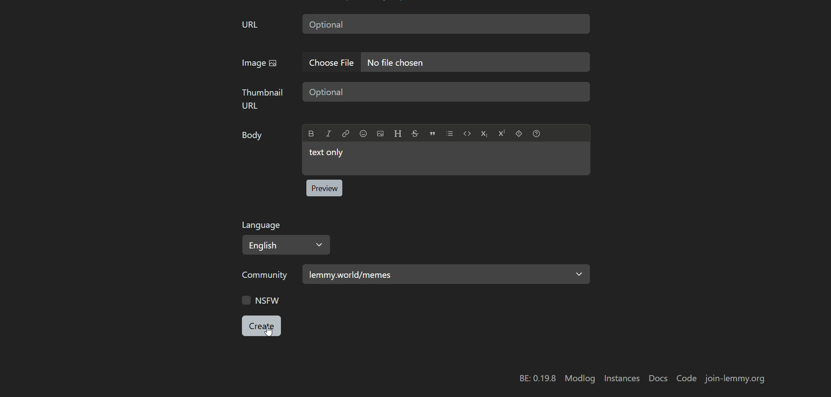  What do you see at coordinates (536, 133) in the screenshot?
I see `Formatting help` at bounding box center [536, 133].